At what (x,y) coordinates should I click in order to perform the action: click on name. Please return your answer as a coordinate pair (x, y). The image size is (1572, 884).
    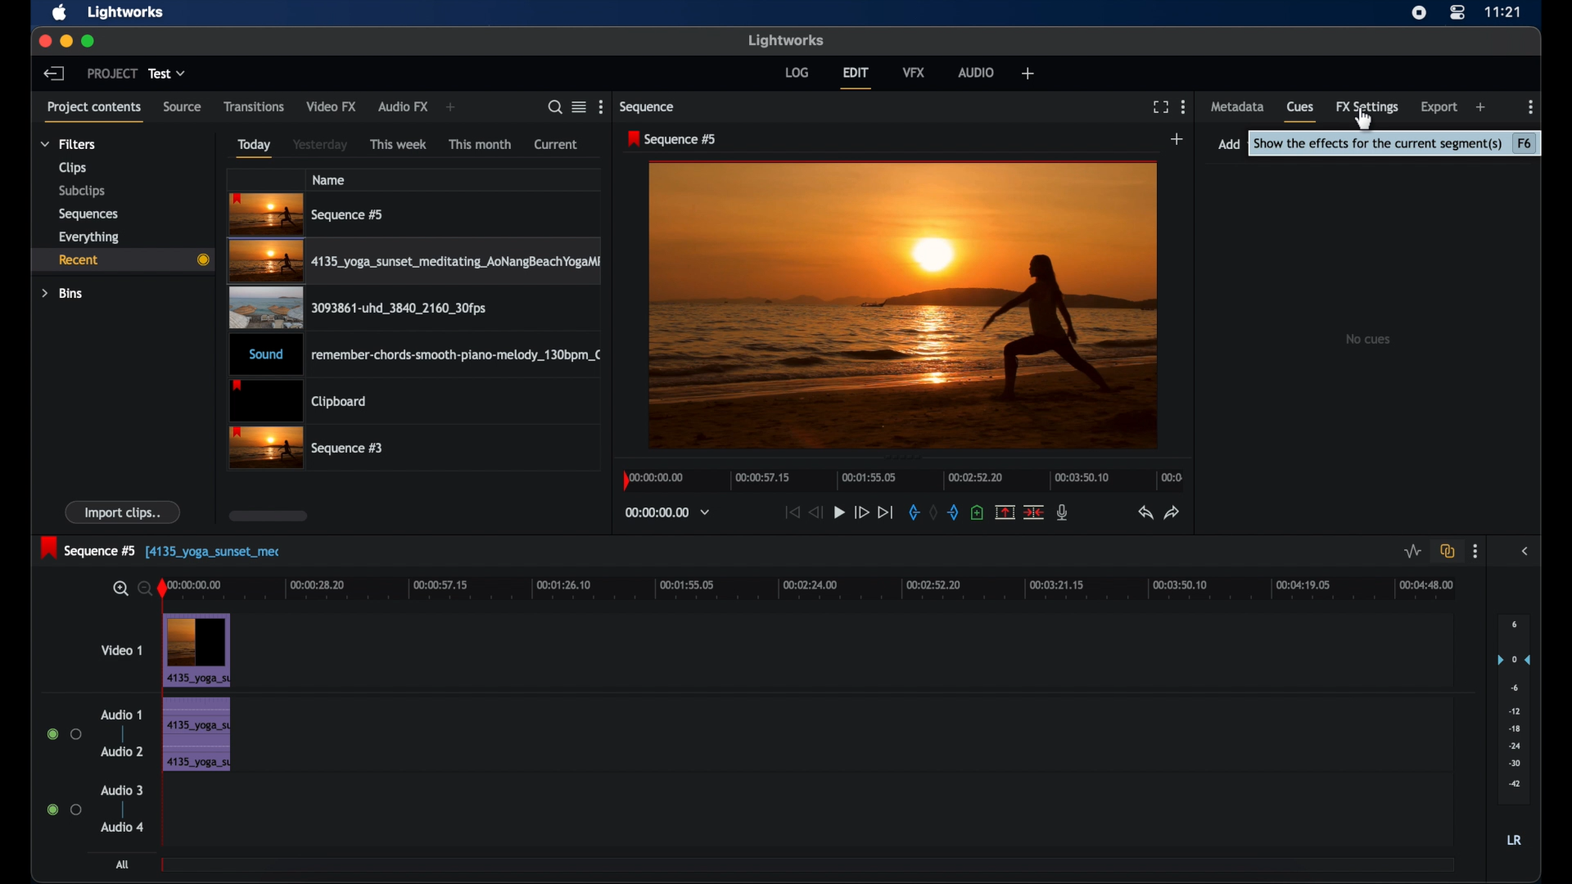
    Looking at the image, I should click on (330, 179).